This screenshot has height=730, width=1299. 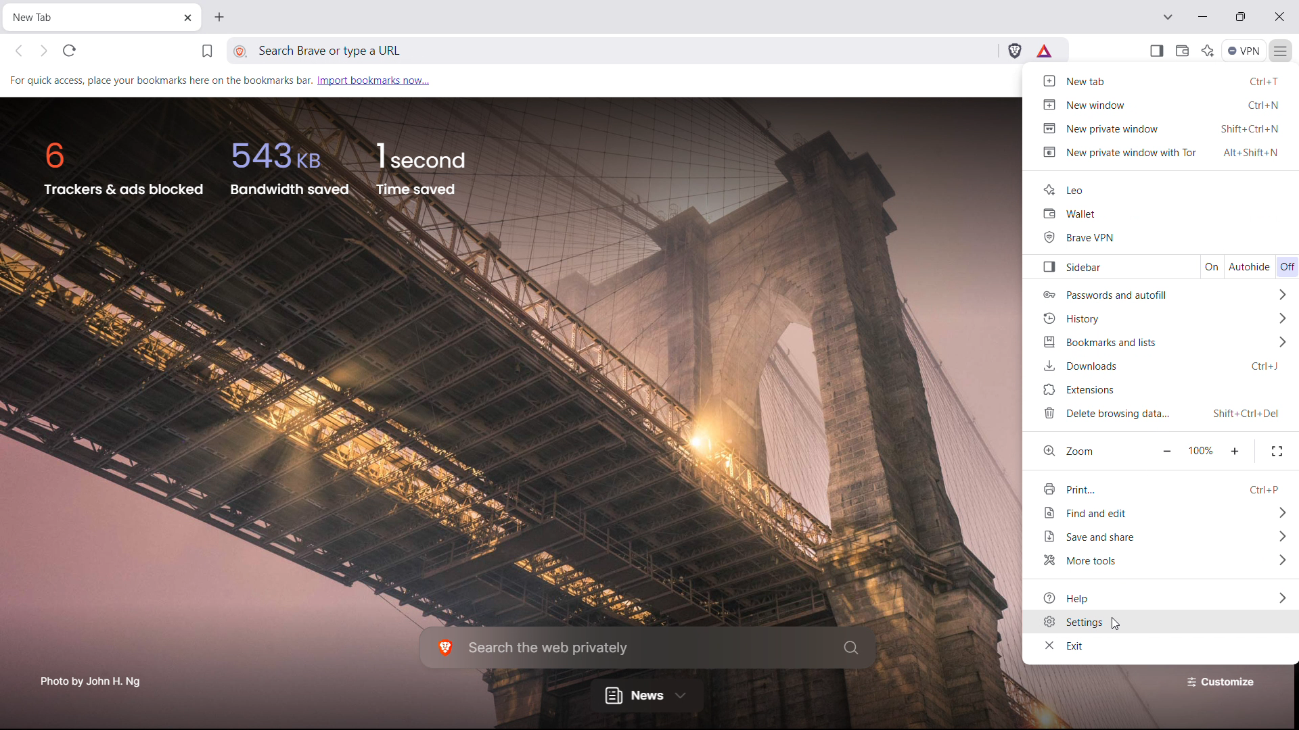 What do you see at coordinates (647, 695) in the screenshot?
I see `news` at bounding box center [647, 695].